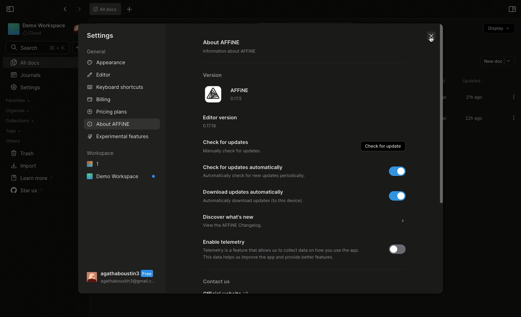 The width and height of the screenshot is (521, 317). I want to click on Back, so click(65, 9).